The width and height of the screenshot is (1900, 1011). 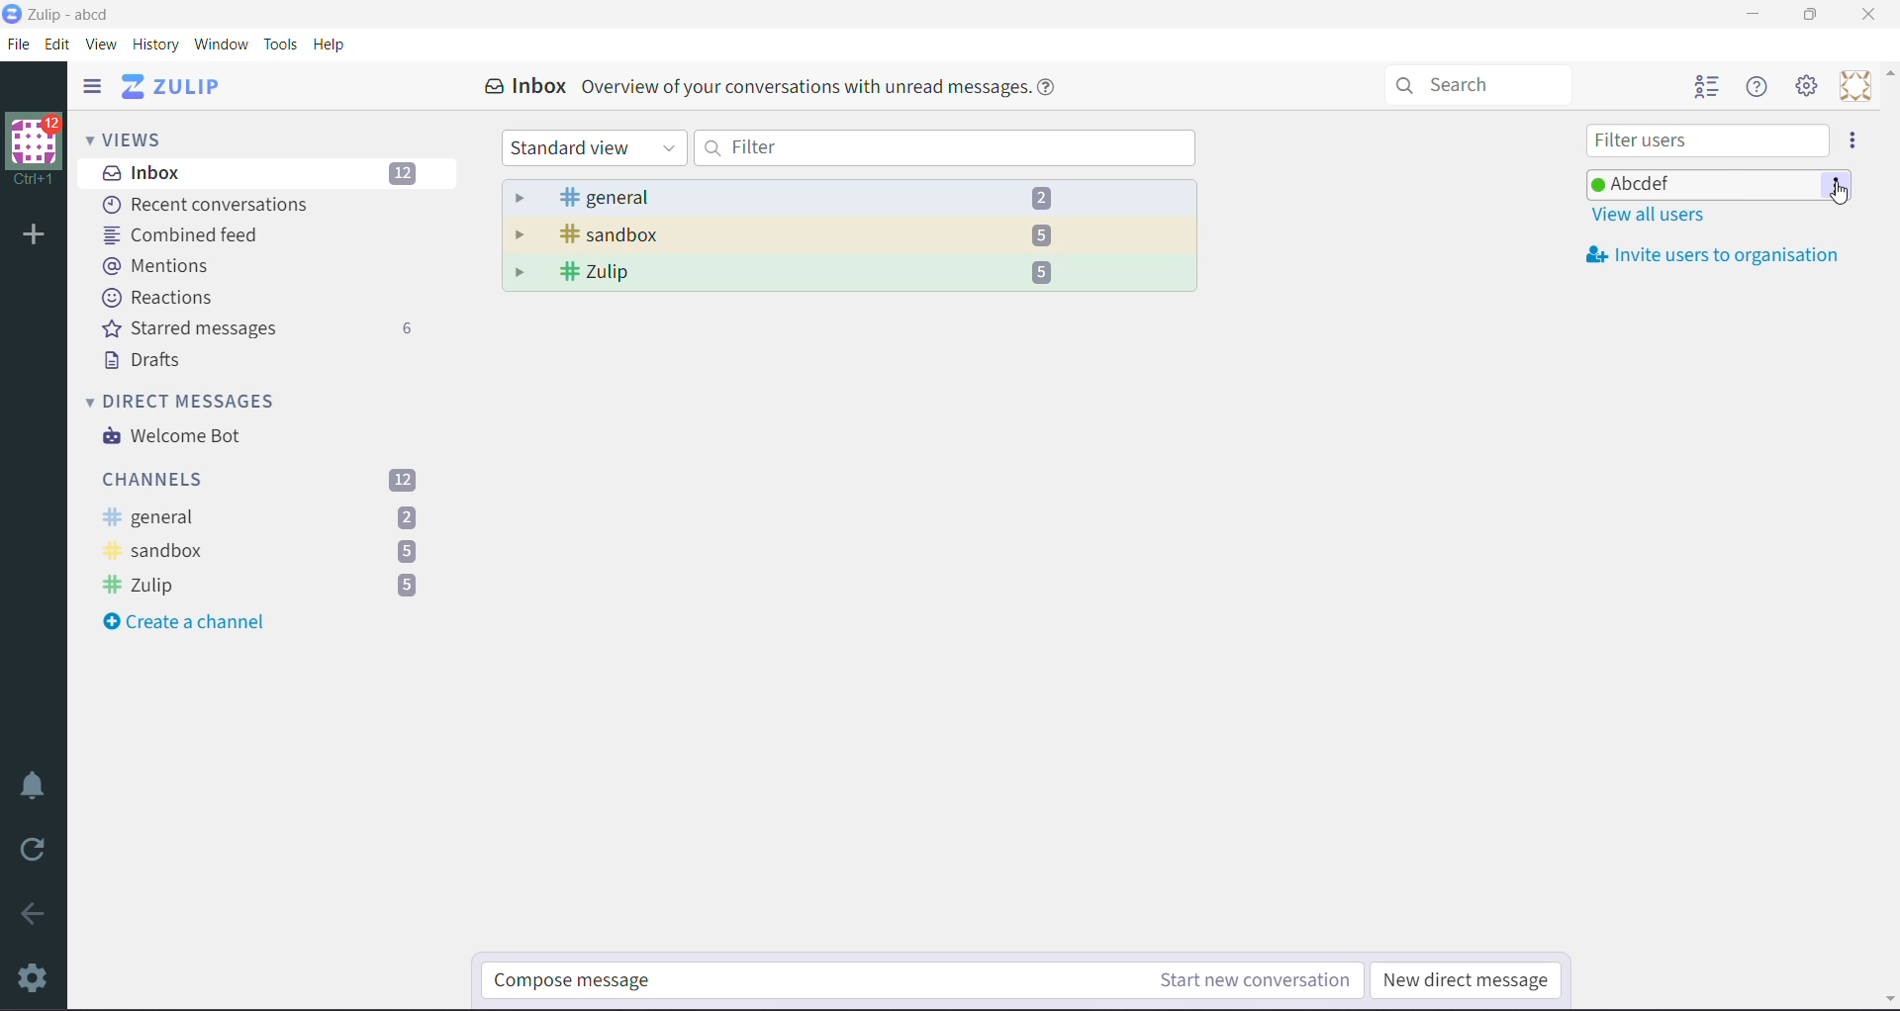 What do you see at coordinates (37, 785) in the screenshot?
I see `Enable Do Not Disturb` at bounding box center [37, 785].